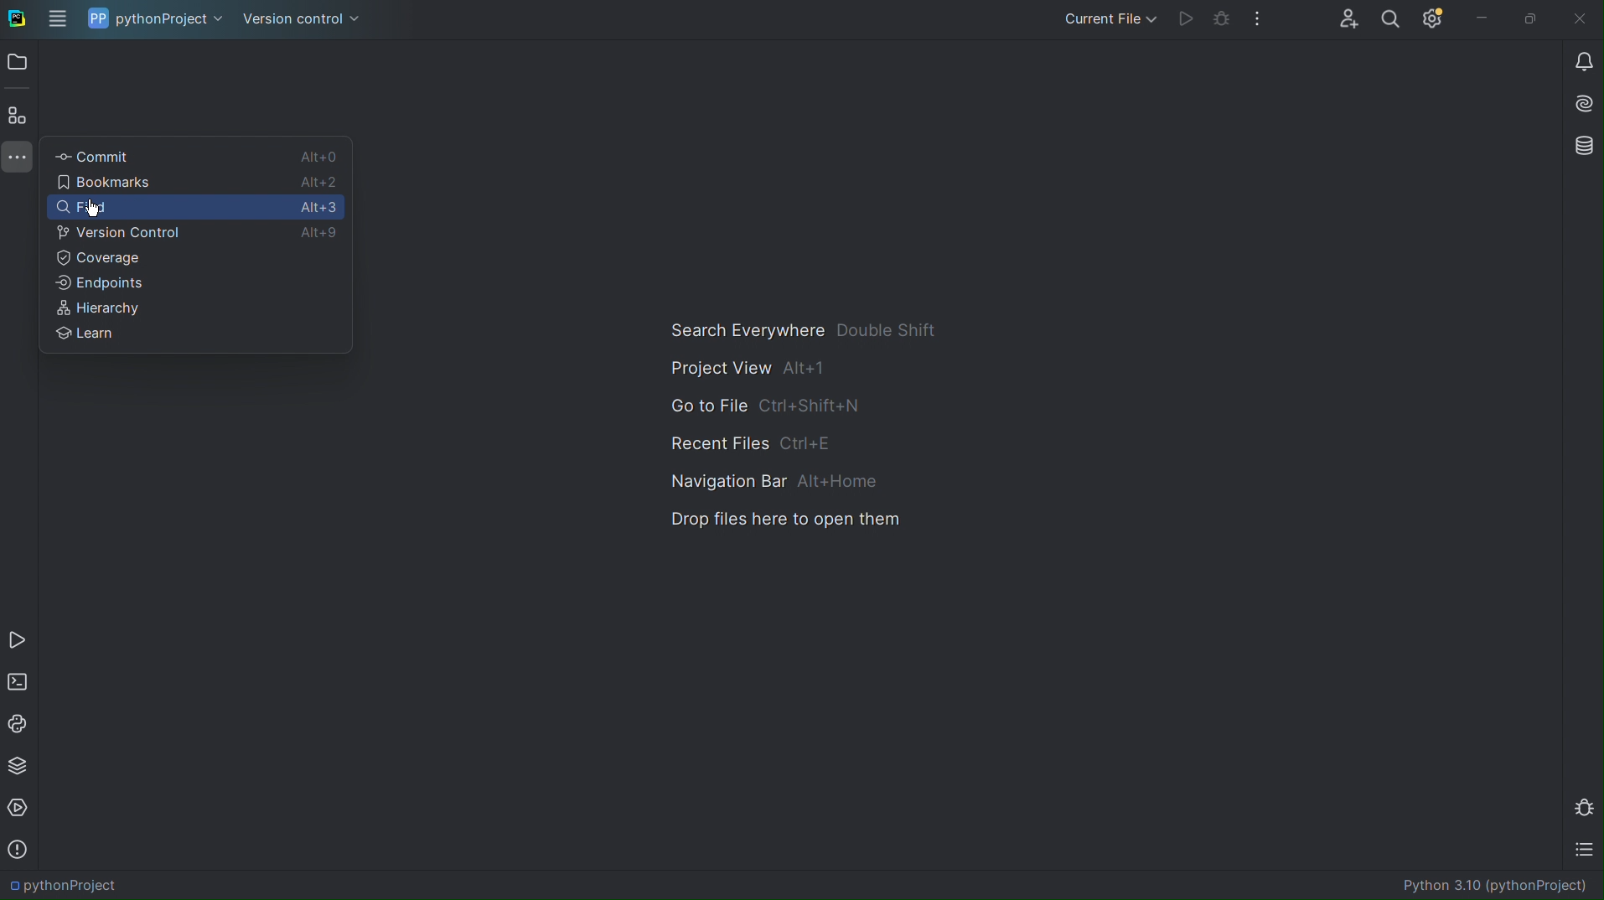 The width and height of the screenshot is (1604, 900). I want to click on More, so click(1260, 21).